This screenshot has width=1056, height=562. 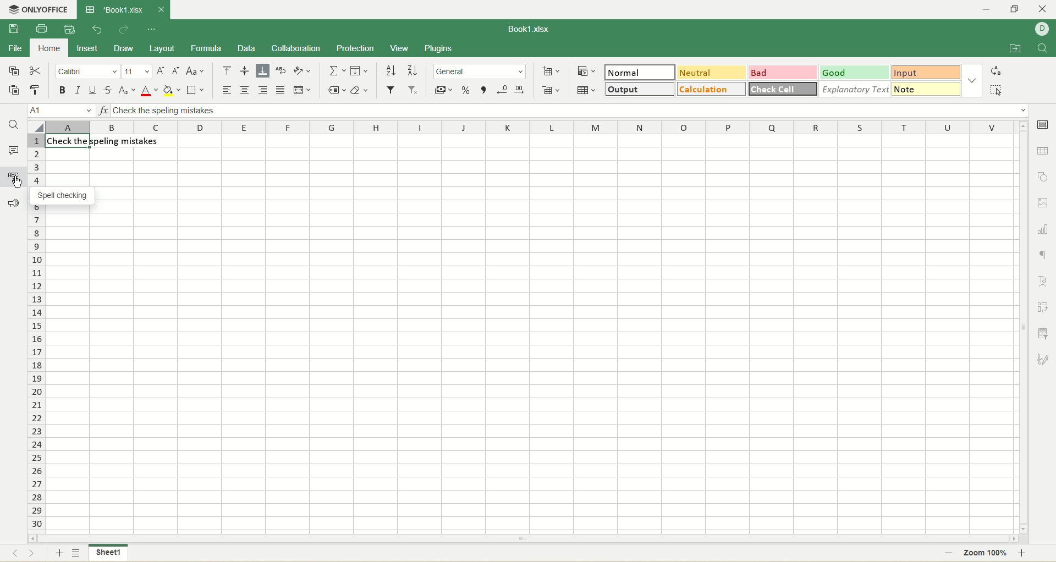 I want to click on wrap text, so click(x=282, y=70).